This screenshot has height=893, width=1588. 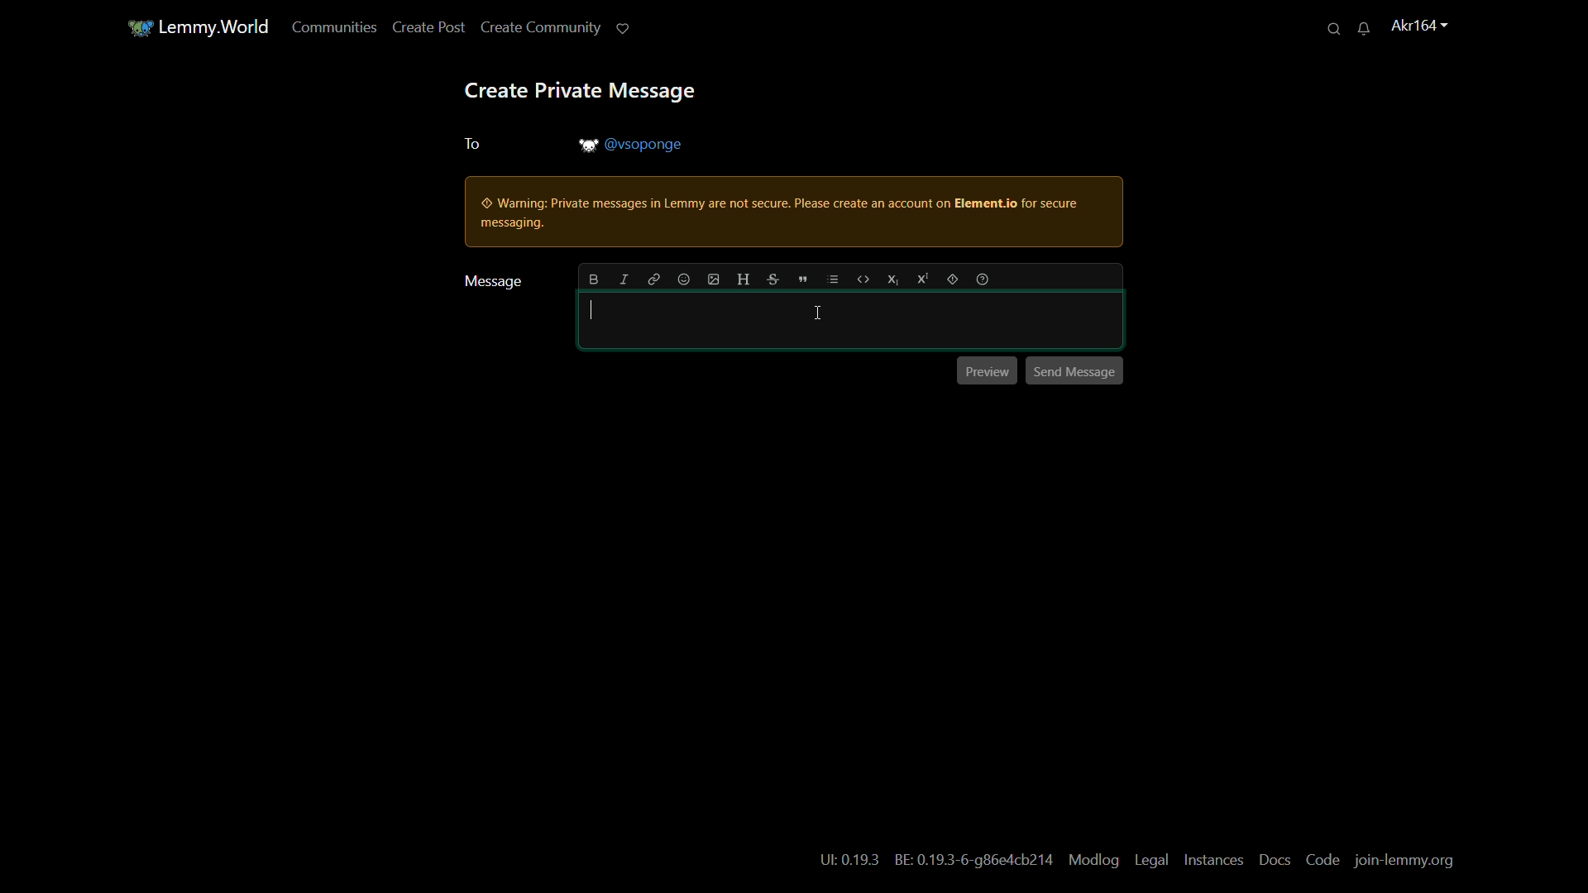 What do you see at coordinates (682, 279) in the screenshot?
I see `add emoji` at bounding box center [682, 279].